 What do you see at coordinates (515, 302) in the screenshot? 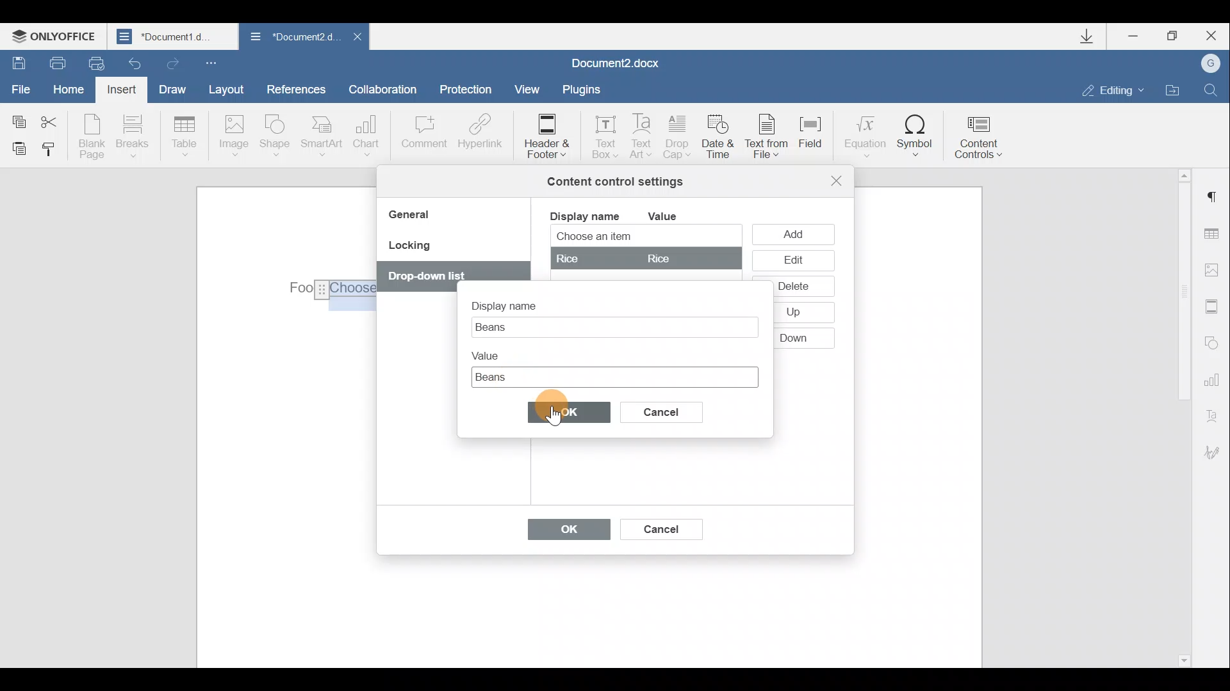
I see `Display name` at bounding box center [515, 302].